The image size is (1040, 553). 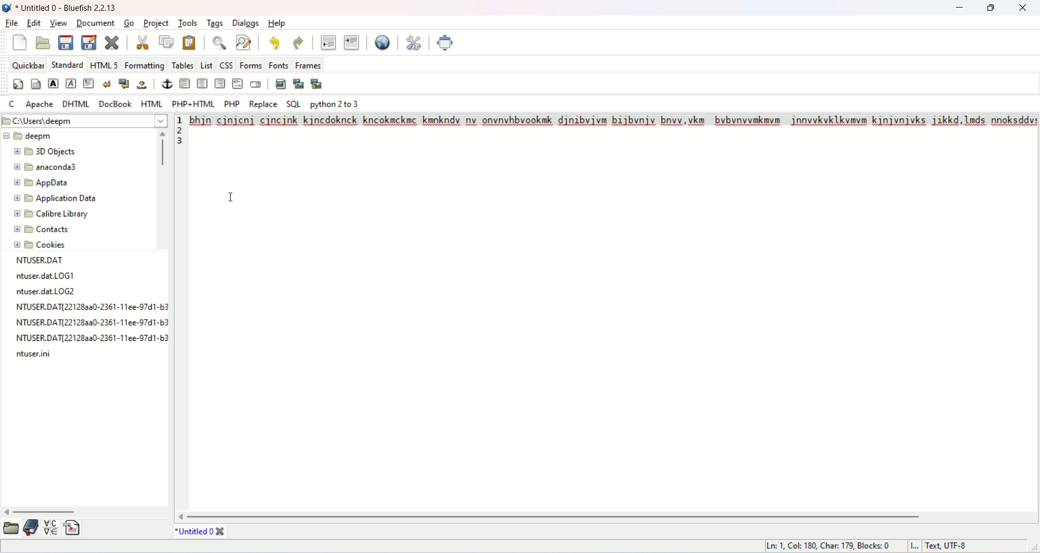 I want to click on cut, so click(x=142, y=42).